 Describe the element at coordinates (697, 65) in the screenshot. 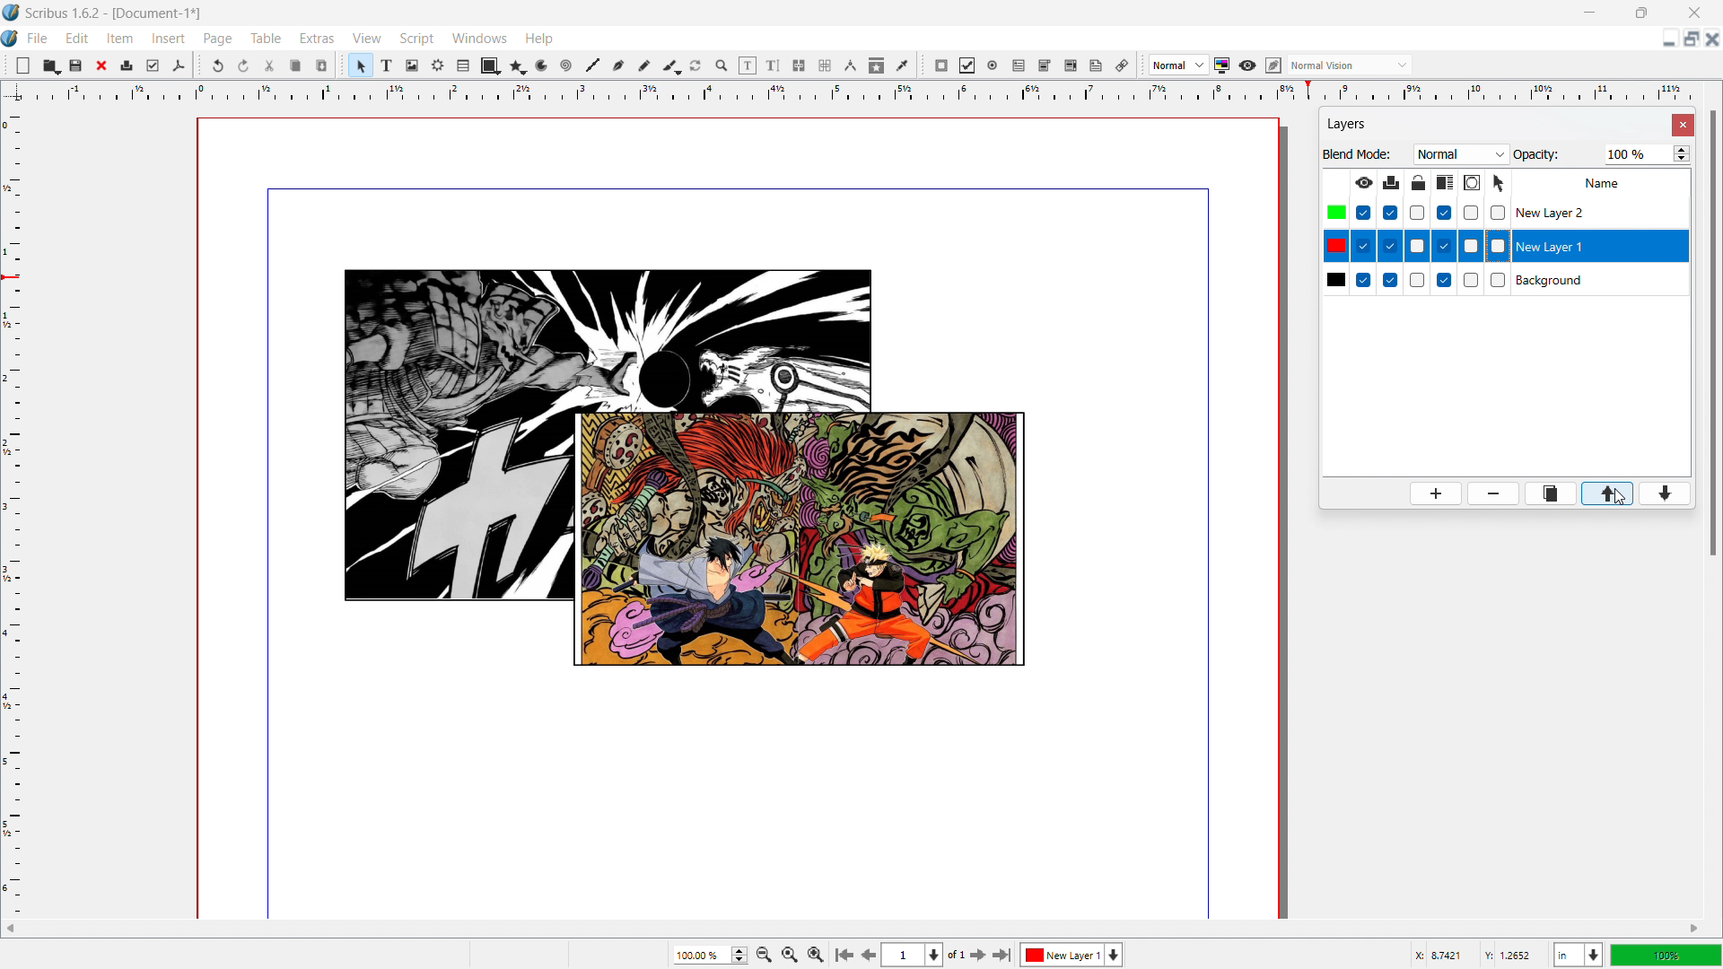

I see `rotate item` at that location.